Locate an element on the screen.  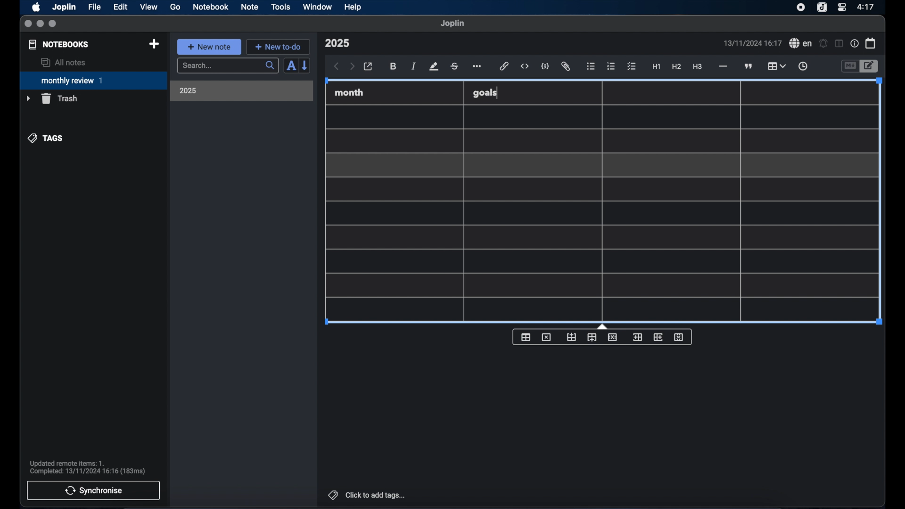
monthly review is located at coordinates (93, 80).